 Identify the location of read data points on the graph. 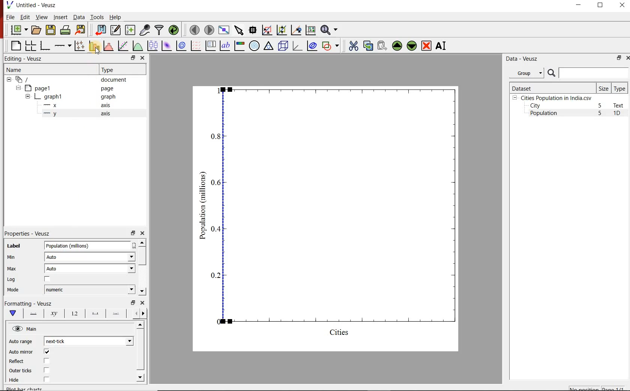
(252, 29).